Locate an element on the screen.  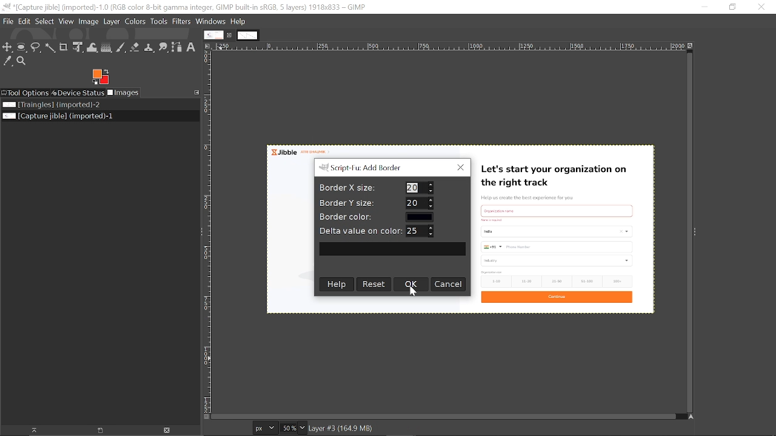
Move tool is located at coordinates (8, 47).